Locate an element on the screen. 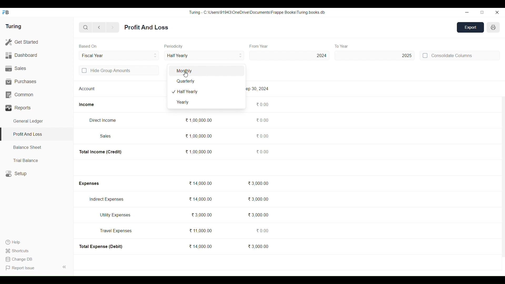 This screenshot has width=505, height=284. Indirect Expenses is located at coordinates (107, 199).